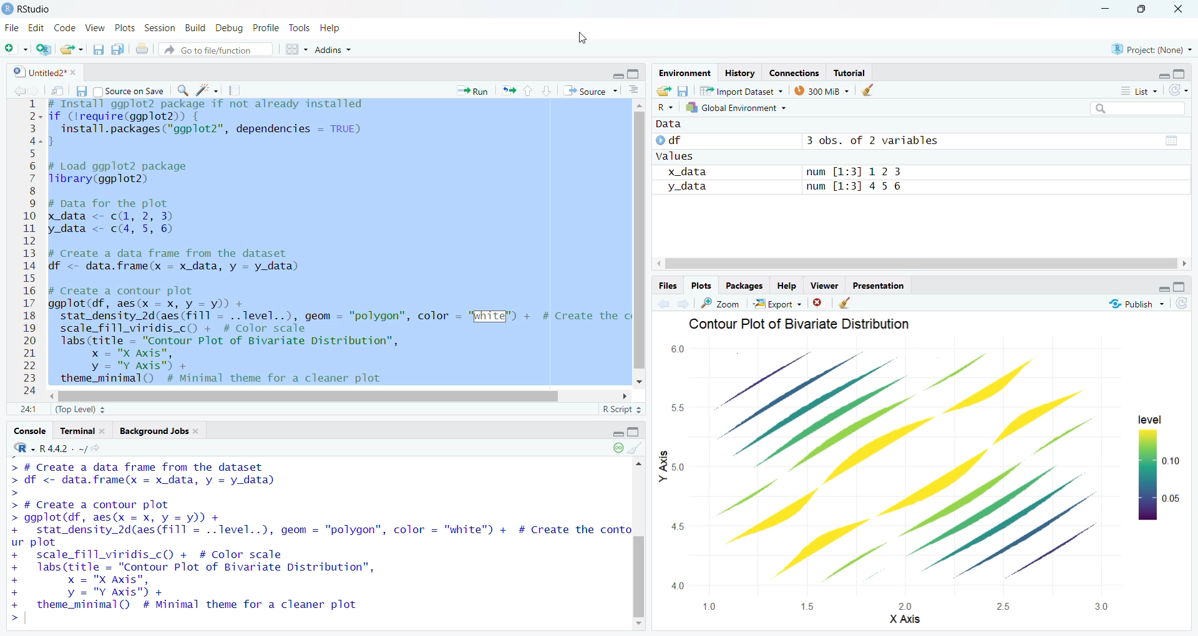  I want to click on hide console, so click(1179, 287).